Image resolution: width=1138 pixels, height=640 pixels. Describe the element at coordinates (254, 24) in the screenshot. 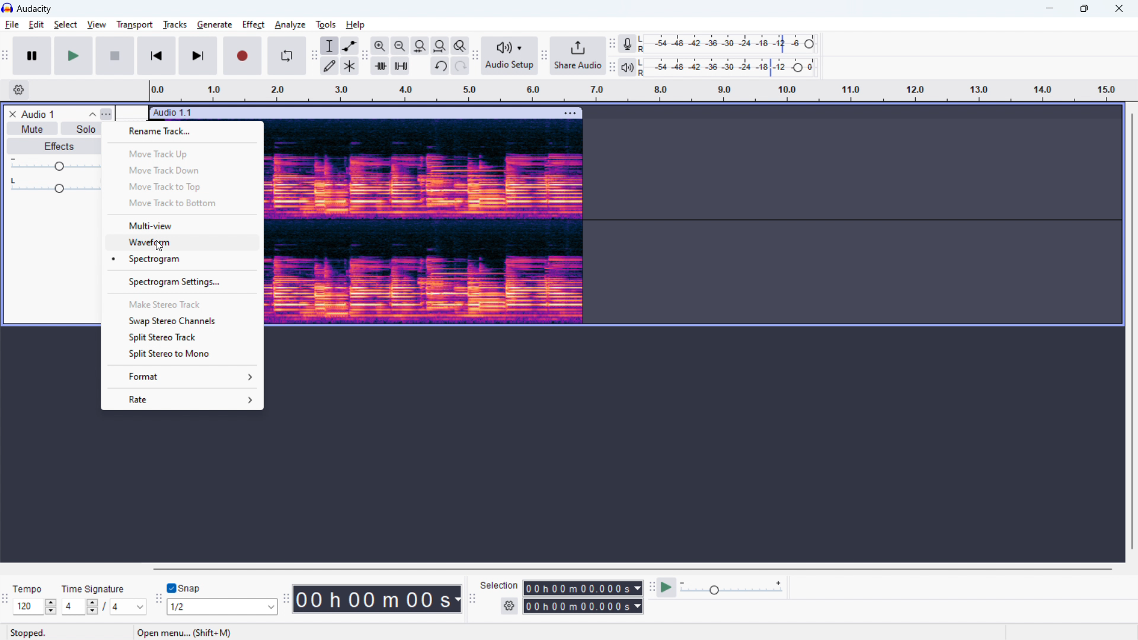

I see `effect` at that location.